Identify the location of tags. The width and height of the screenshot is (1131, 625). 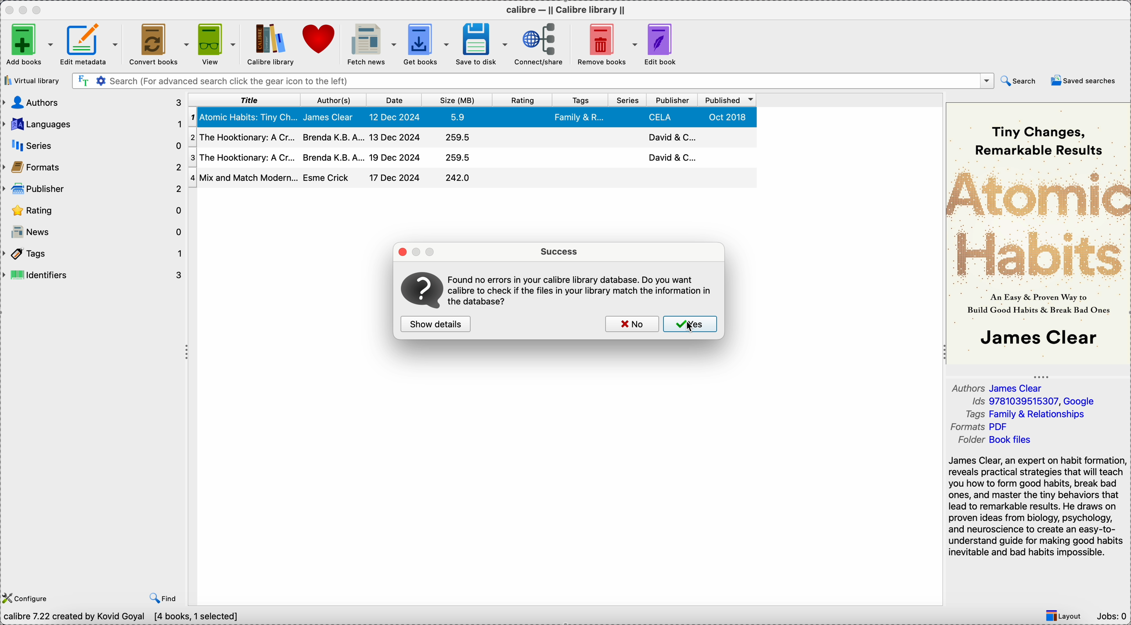
(1031, 414).